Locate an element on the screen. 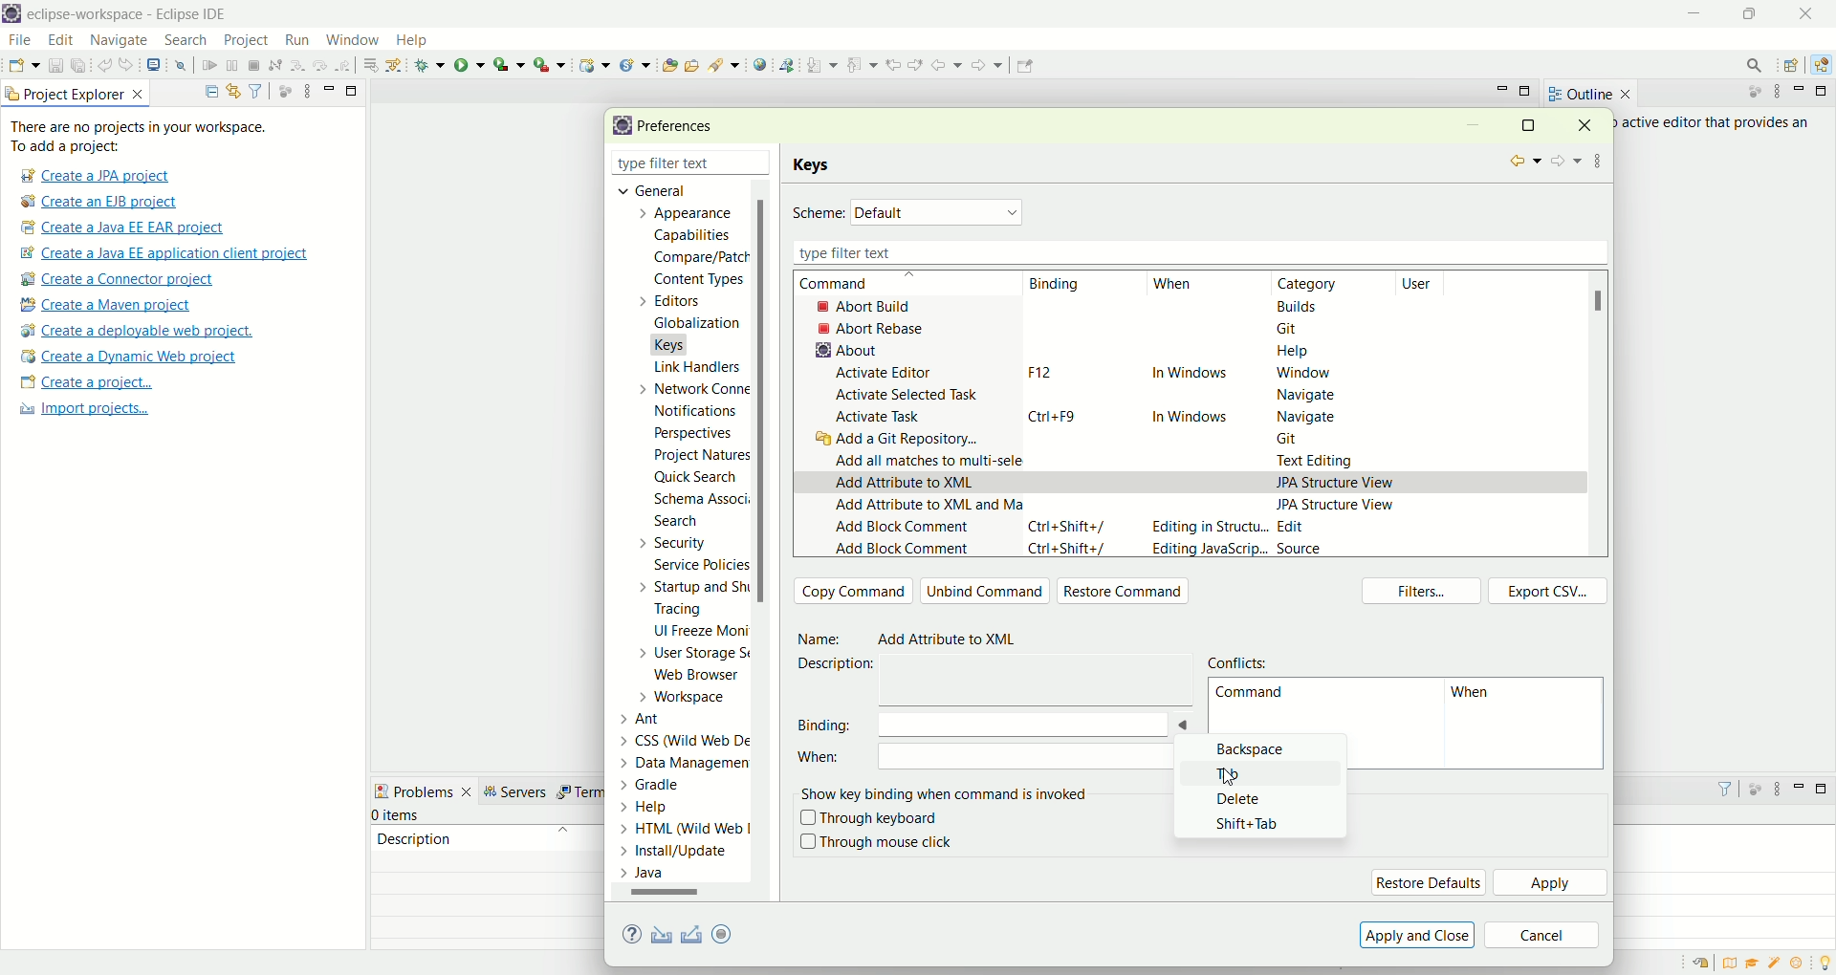 This screenshot has height=975, width=1836. outline is located at coordinates (1589, 94).